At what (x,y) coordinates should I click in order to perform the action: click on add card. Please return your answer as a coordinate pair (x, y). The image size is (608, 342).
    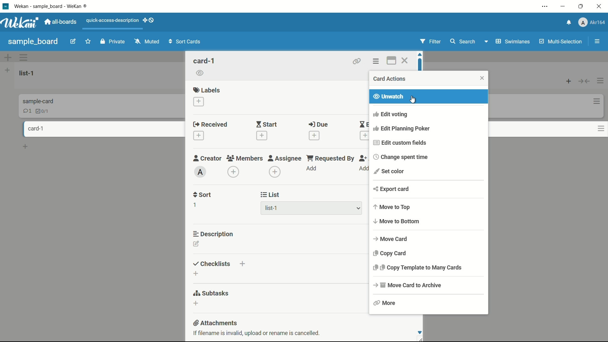
    Looking at the image, I should click on (26, 147).